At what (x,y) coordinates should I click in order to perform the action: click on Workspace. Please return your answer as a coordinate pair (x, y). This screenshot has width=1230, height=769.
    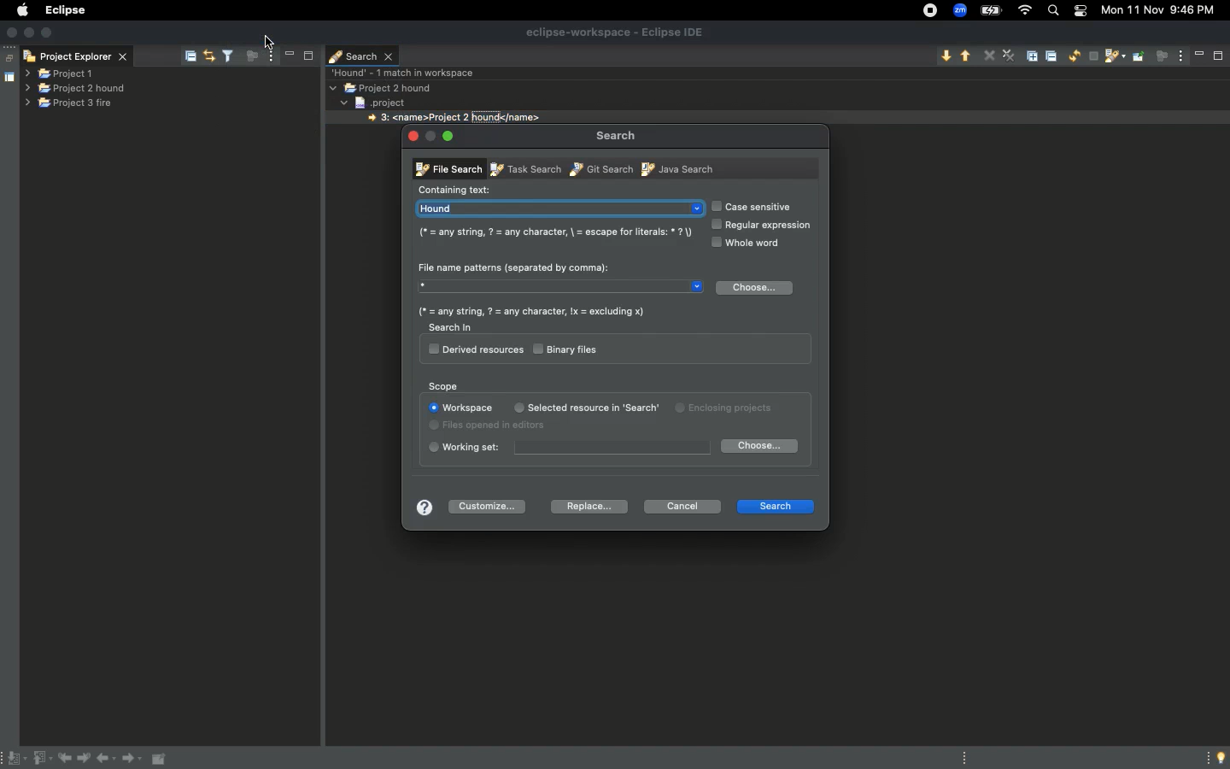
    Looking at the image, I should click on (460, 408).